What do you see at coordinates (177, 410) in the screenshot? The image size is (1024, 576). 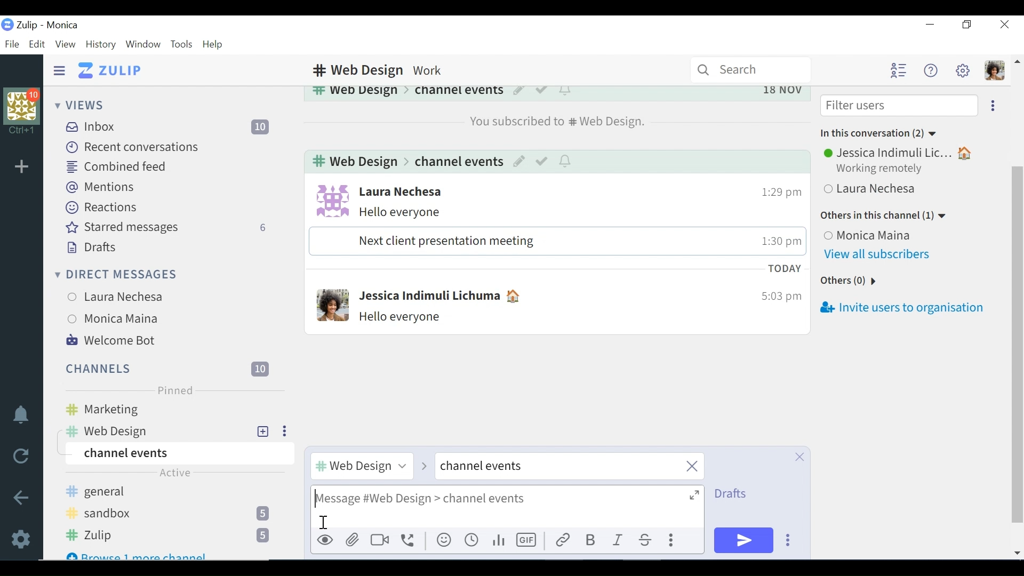 I see `marketing Channel` at bounding box center [177, 410].